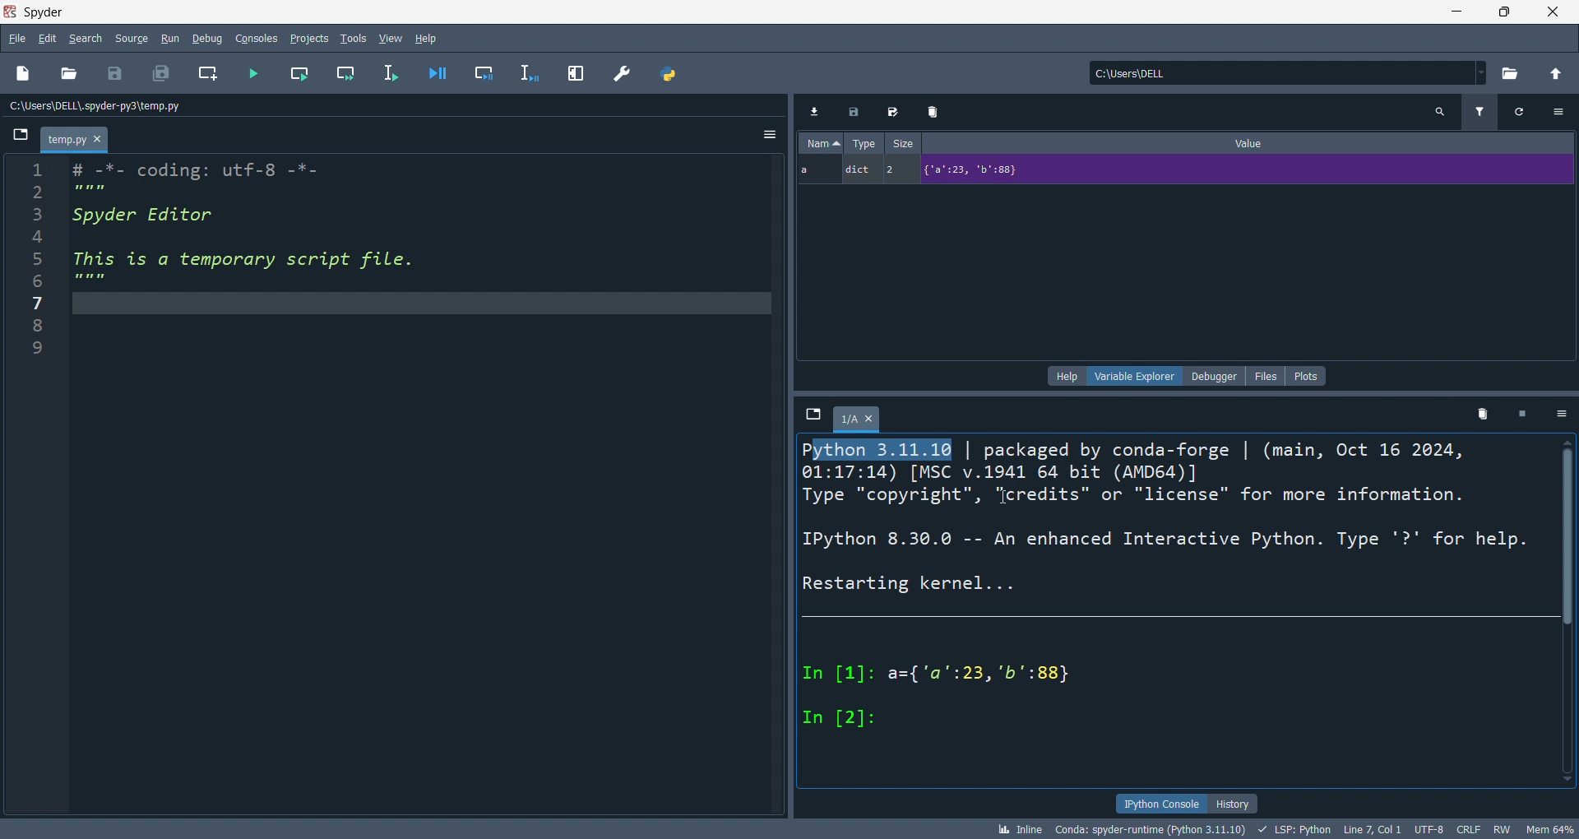 This screenshot has height=839, width=1579. What do you see at coordinates (1427, 829) in the screenshot?
I see `UTF-8` at bounding box center [1427, 829].